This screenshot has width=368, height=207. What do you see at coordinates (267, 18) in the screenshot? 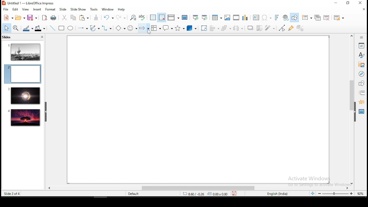
I see `special characters` at bounding box center [267, 18].